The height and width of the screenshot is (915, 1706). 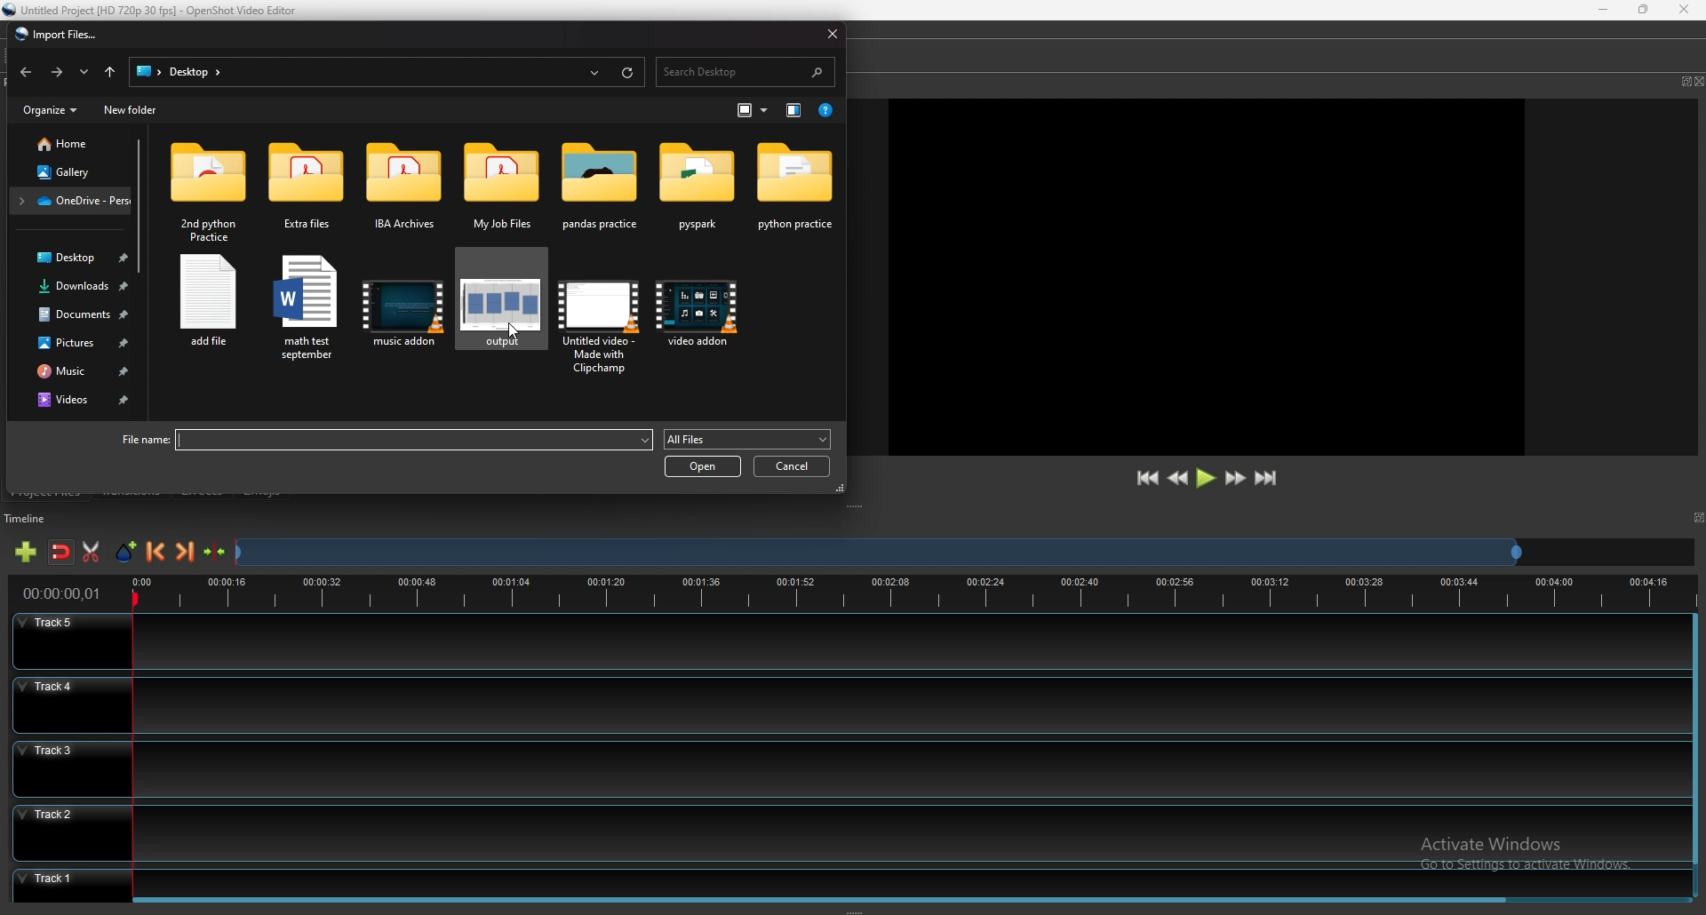 What do you see at coordinates (1206, 477) in the screenshot?
I see `play` at bounding box center [1206, 477].